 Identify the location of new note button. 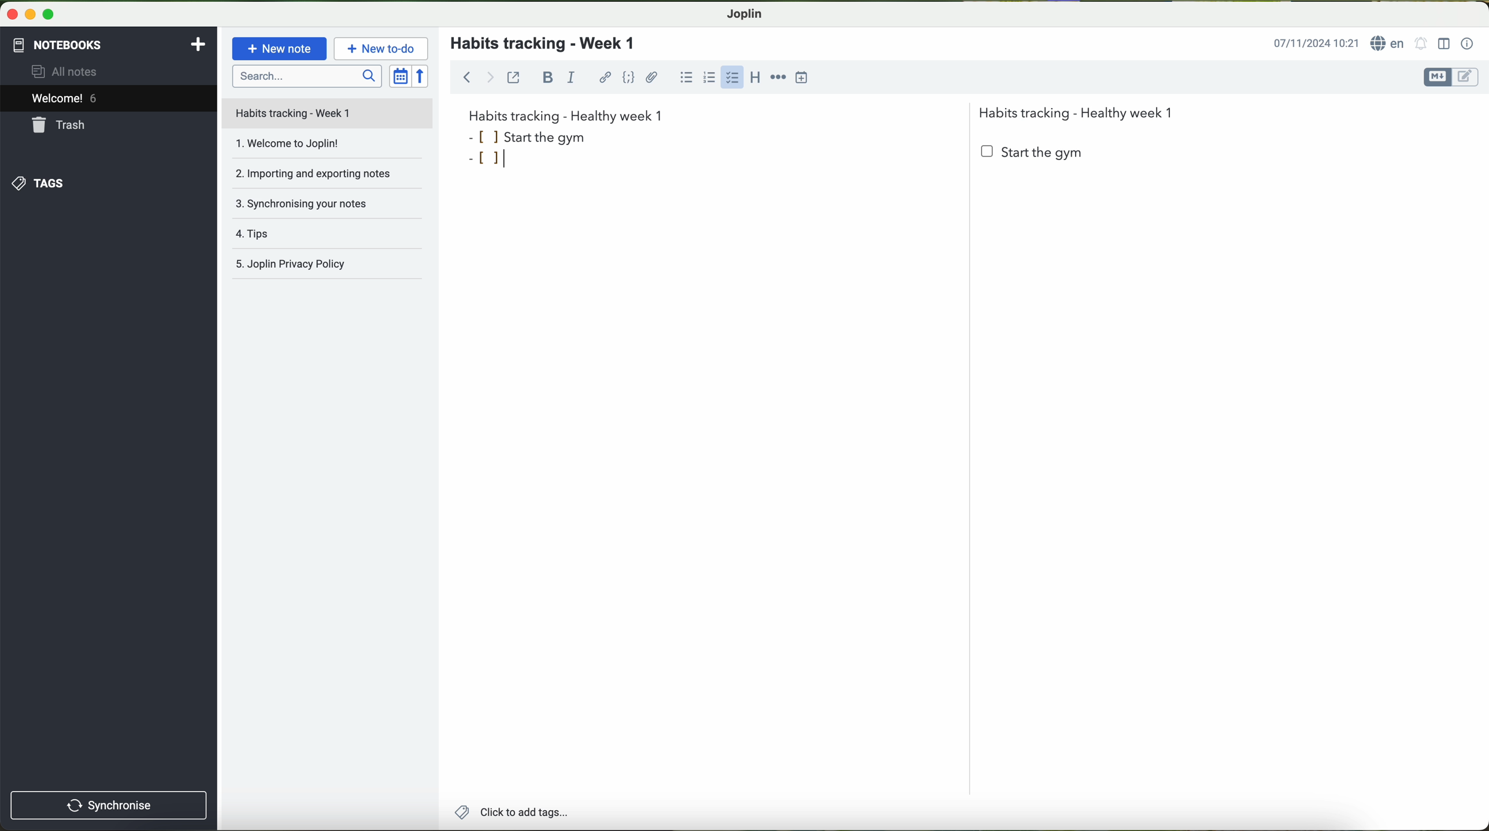
(280, 49).